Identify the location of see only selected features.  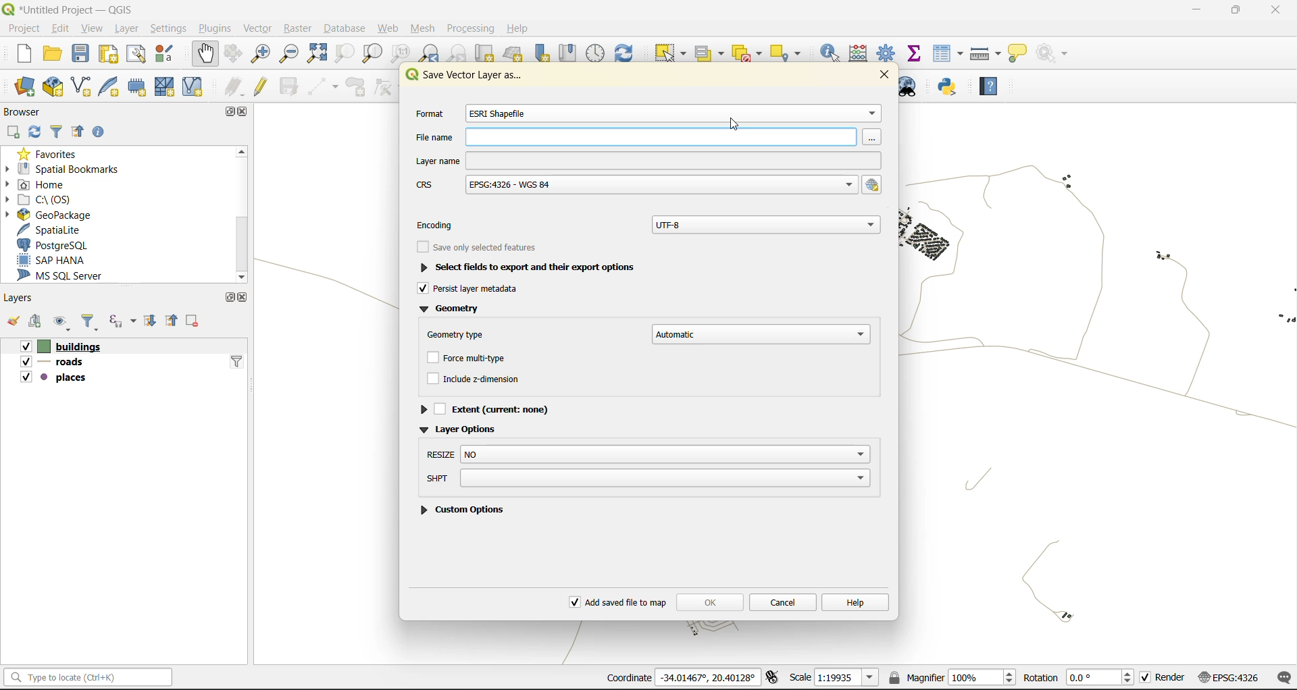
(483, 246).